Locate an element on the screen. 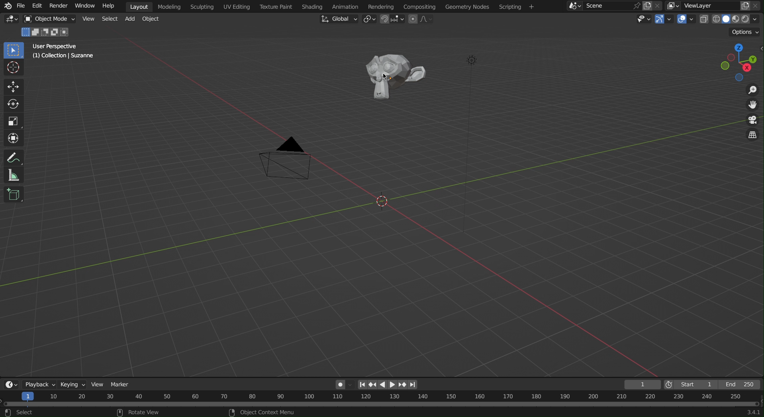 The width and height of the screenshot is (764, 417). Cursor is located at coordinates (13, 68).